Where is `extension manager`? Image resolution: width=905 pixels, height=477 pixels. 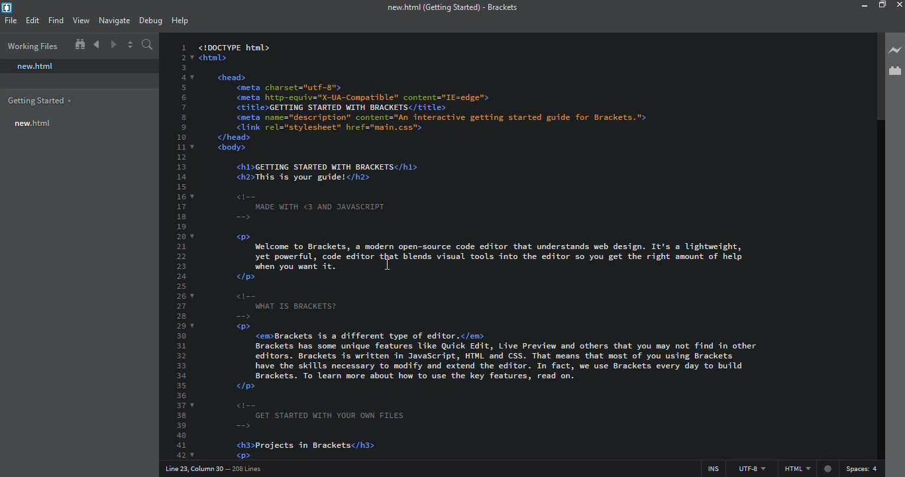
extension manager is located at coordinates (894, 71).